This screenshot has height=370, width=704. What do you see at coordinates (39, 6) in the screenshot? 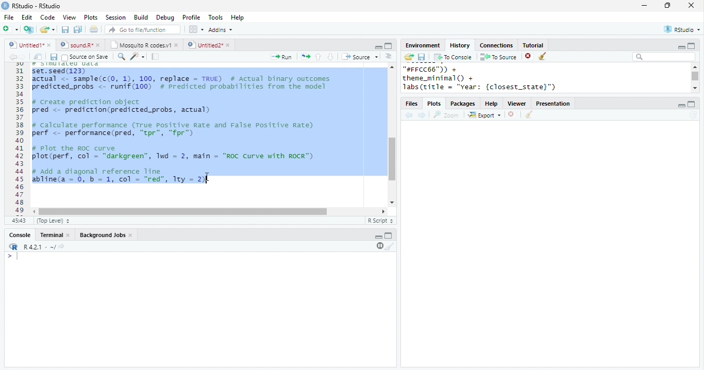
I see `RStudio-RStudio` at bounding box center [39, 6].